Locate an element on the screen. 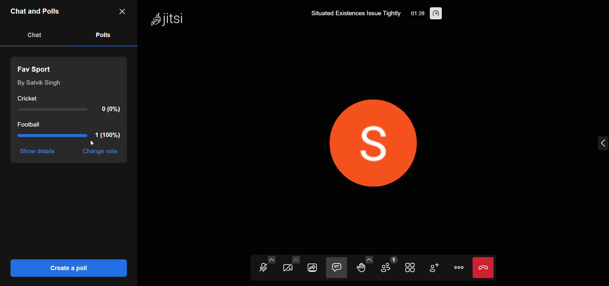 The height and width of the screenshot is (286, 609). show details is located at coordinates (38, 152).